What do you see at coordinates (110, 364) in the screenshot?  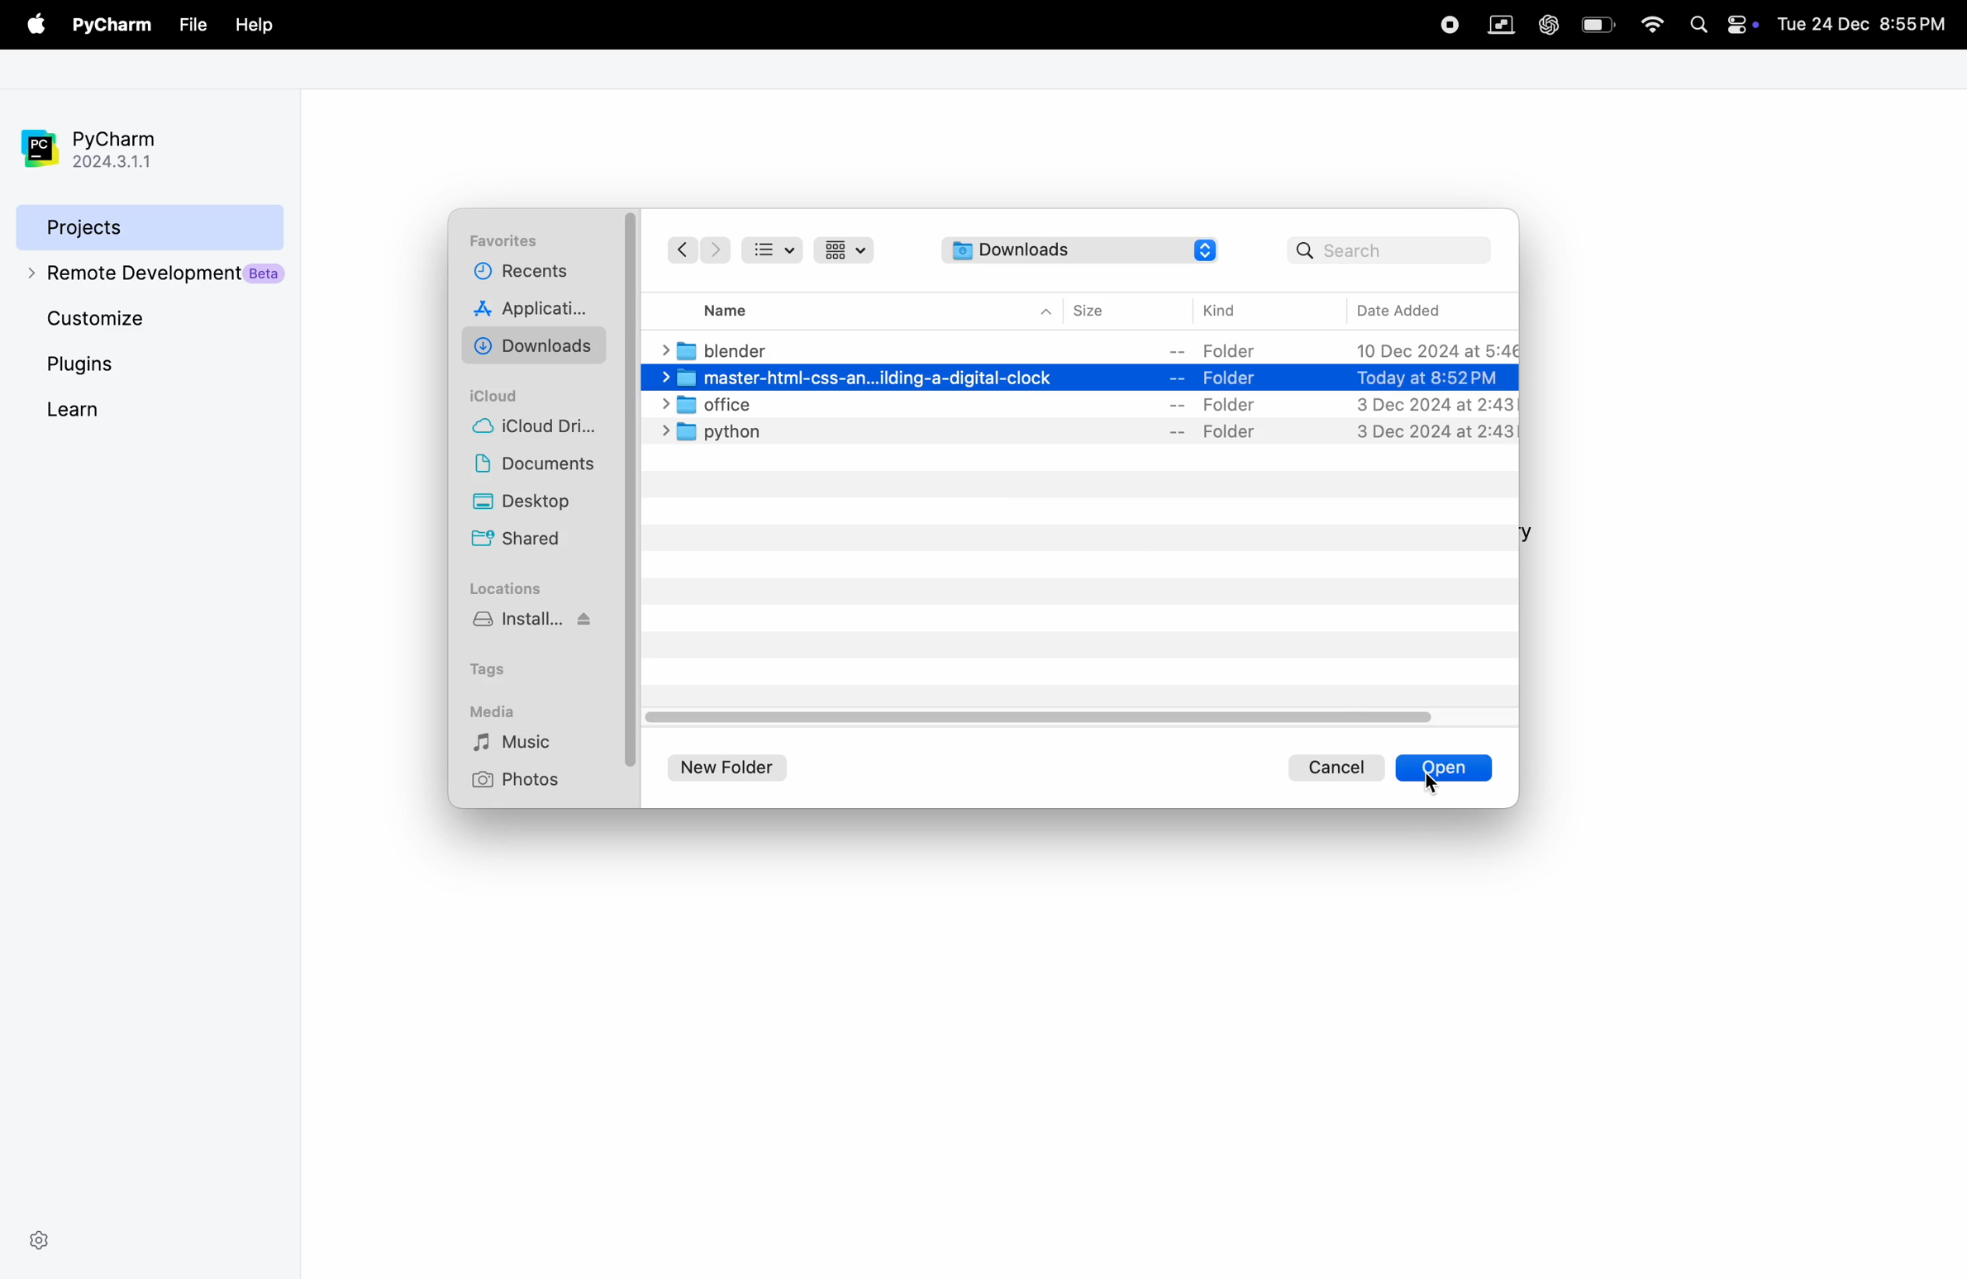 I see `plugins` at bounding box center [110, 364].